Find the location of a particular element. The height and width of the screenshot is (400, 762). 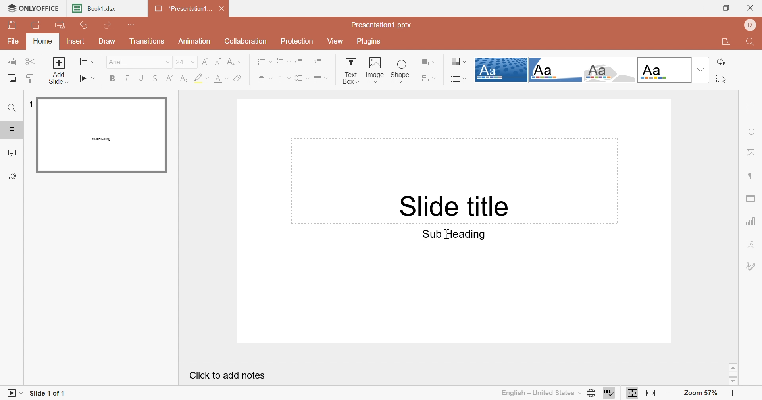

Change color theme is located at coordinates (458, 61).